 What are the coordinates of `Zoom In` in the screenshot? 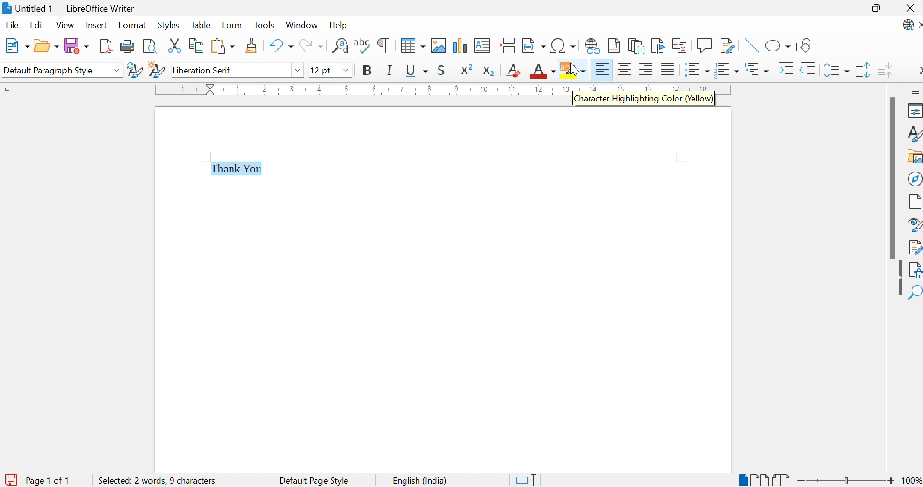 It's located at (891, 480).